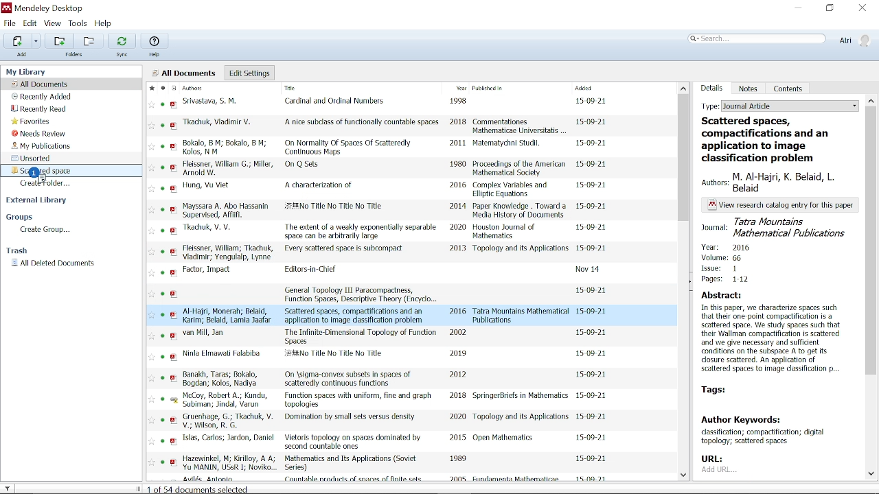  Describe the element at coordinates (36, 41) in the screenshot. I see `Add files options` at that location.